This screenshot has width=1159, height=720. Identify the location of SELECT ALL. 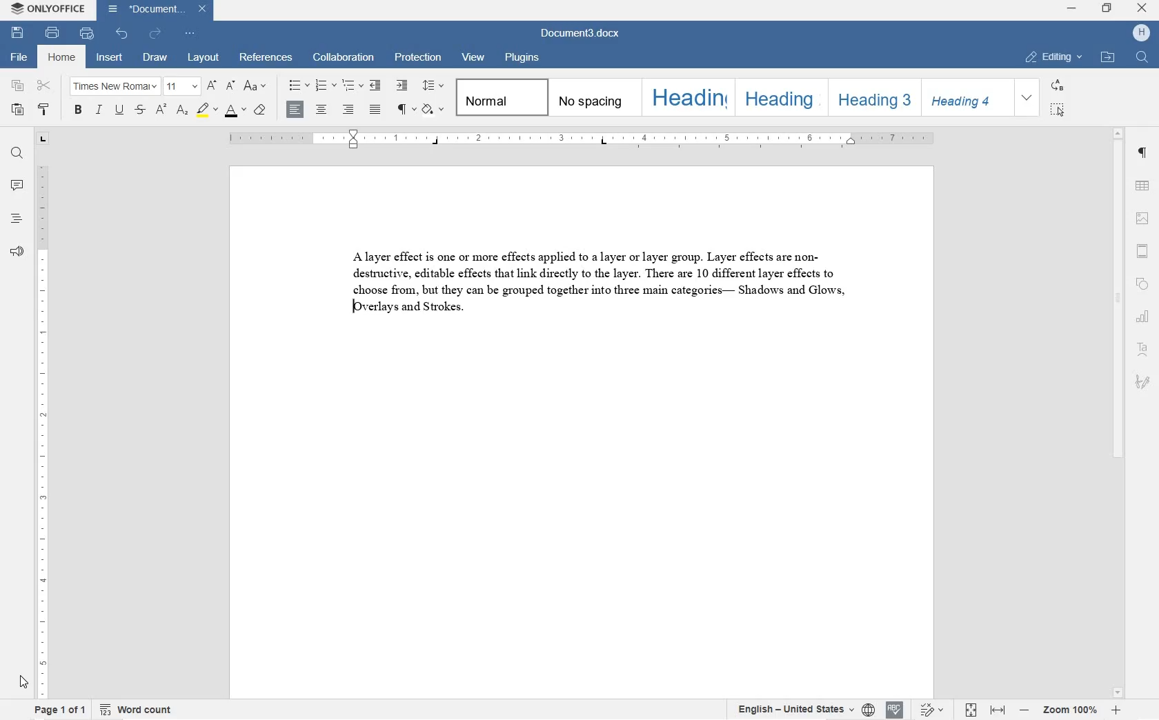
(1058, 110).